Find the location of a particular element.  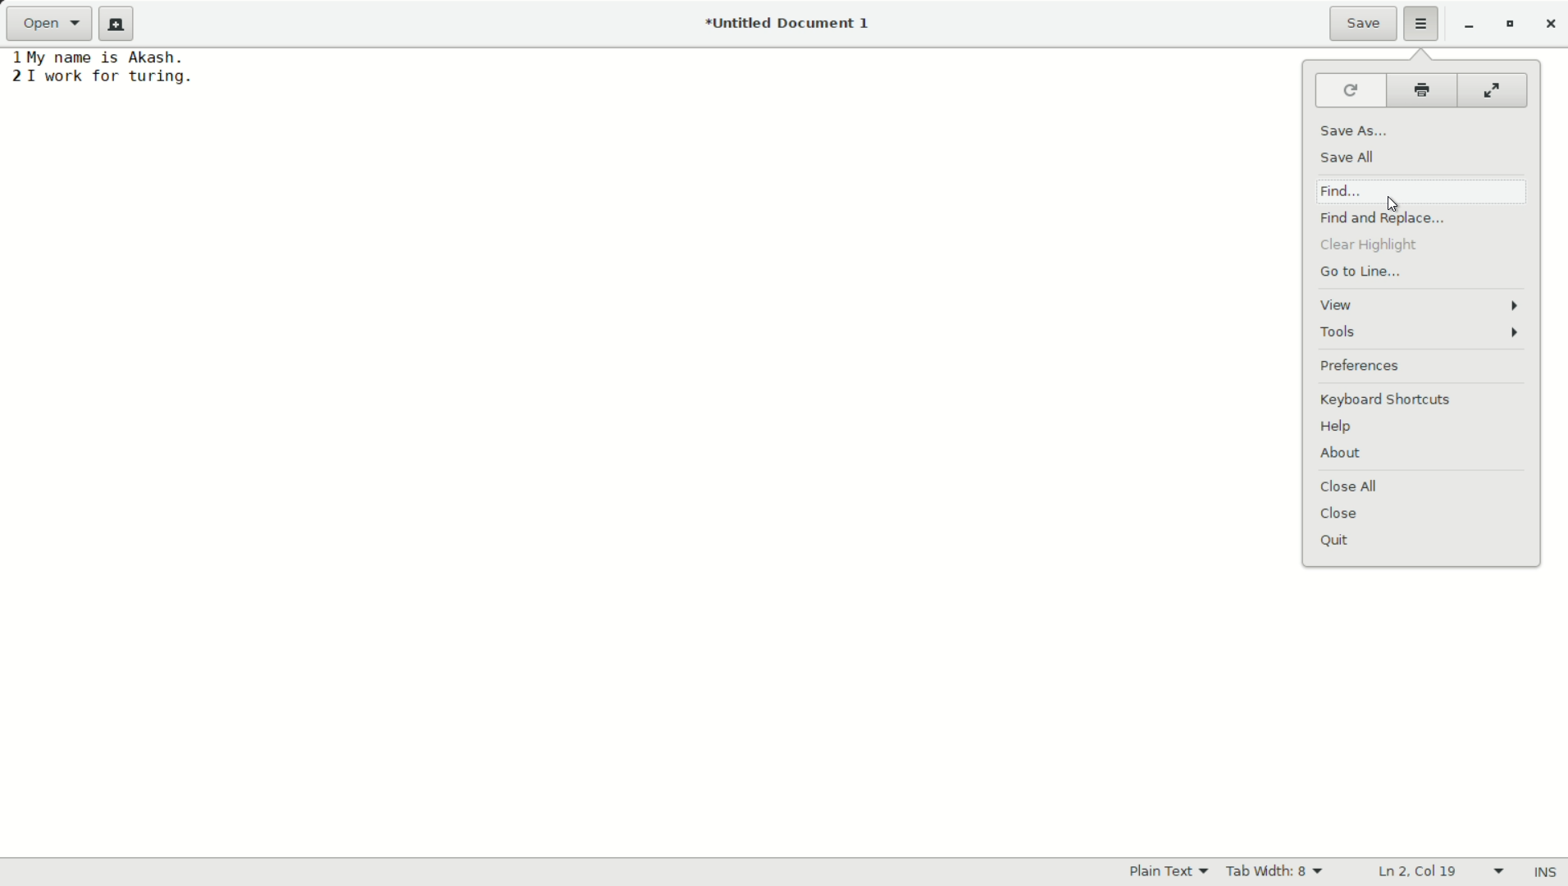

tools is located at coordinates (1423, 334).